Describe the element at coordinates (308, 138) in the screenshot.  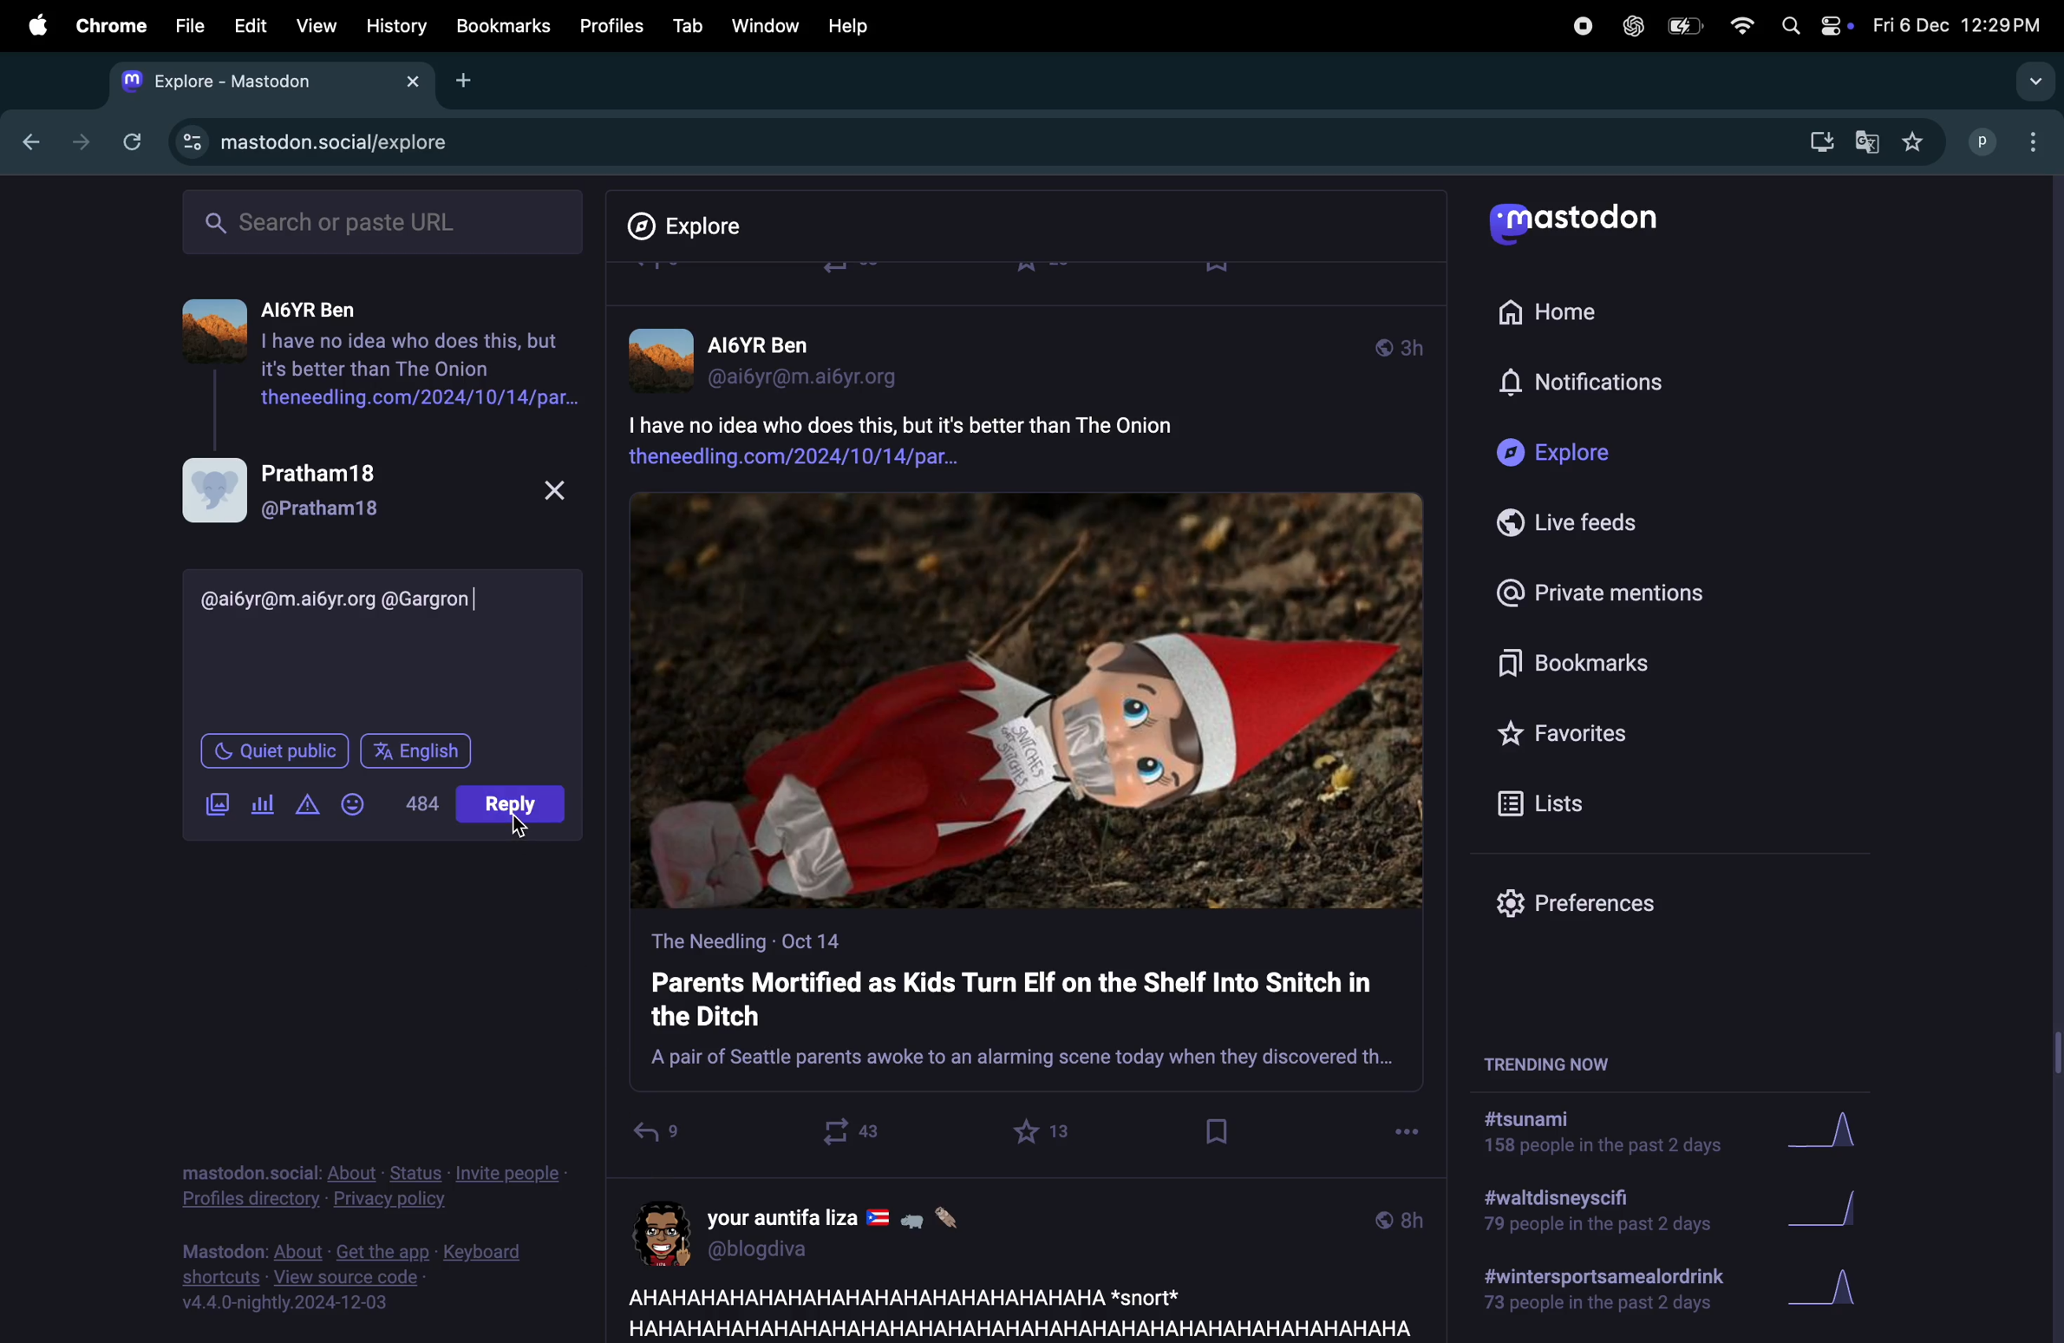
I see `mastodo explore` at that location.